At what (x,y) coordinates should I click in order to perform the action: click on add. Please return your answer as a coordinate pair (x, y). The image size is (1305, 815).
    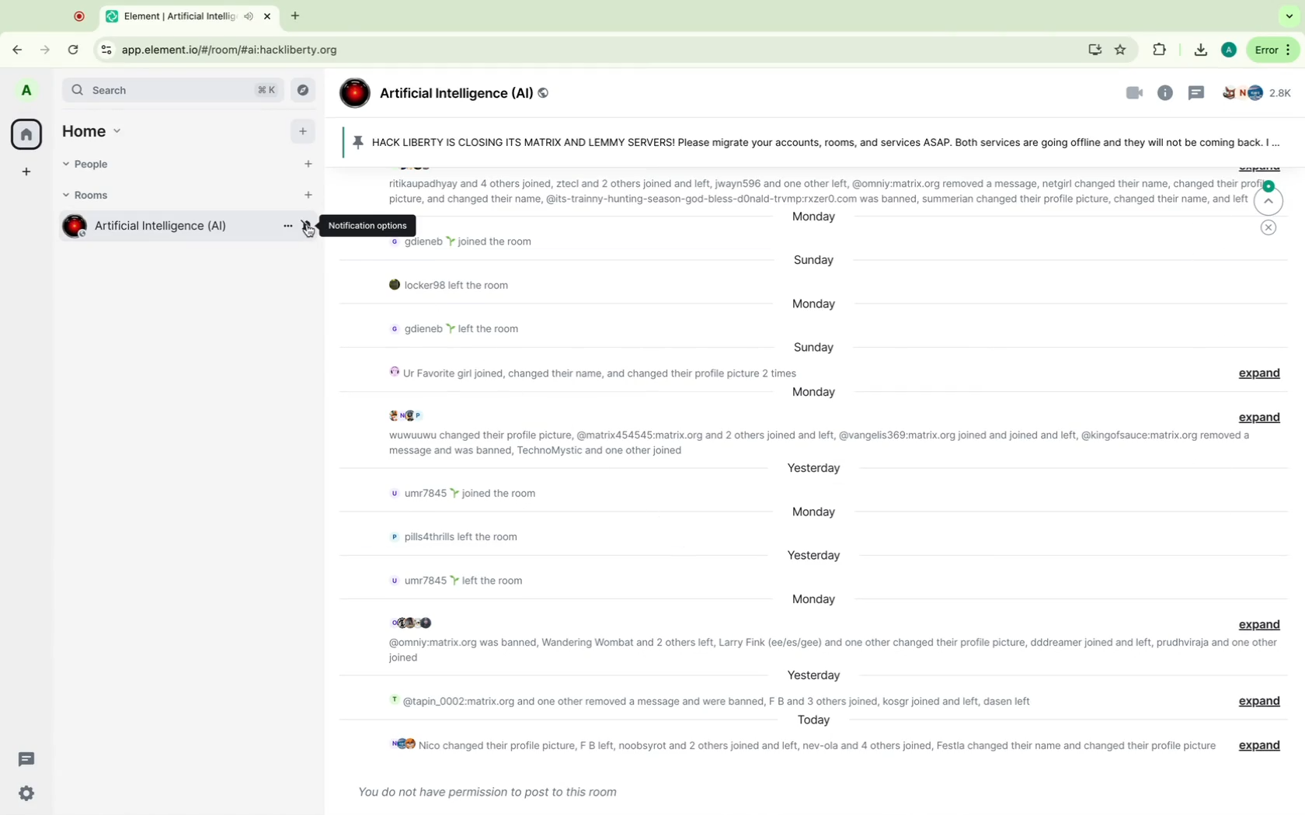
    Looking at the image, I should click on (301, 130).